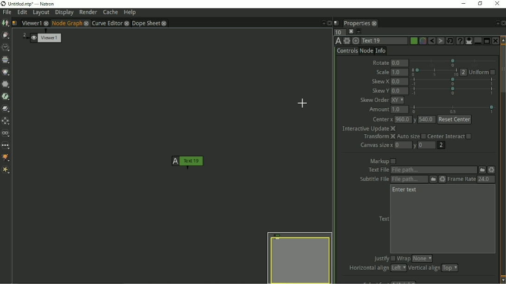  What do you see at coordinates (22, 12) in the screenshot?
I see `Edit` at bounding box center [22, 12].